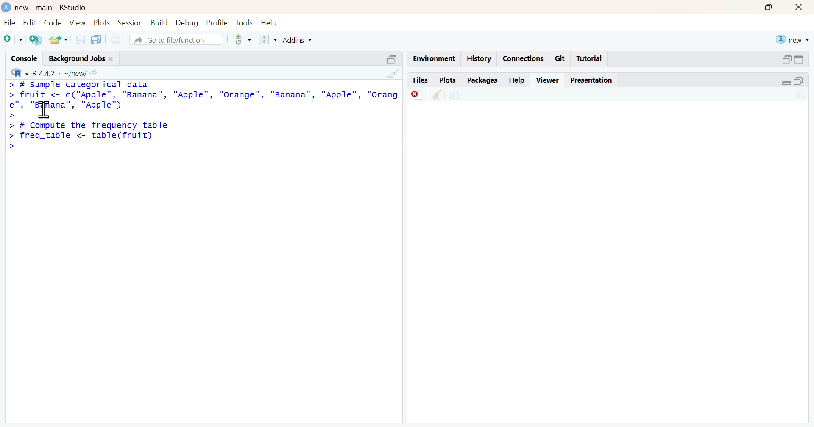  Describe the element at coordinates (737, 8) in the screenshot. I see `minimize` at that location.